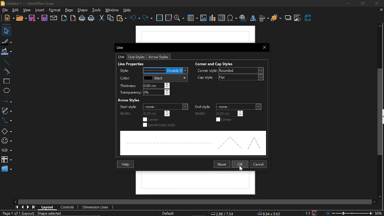 This screenshot has width=384, height=216. Describe the element at coordinates (111, 10) in the screenshot. I see `window` at that location.